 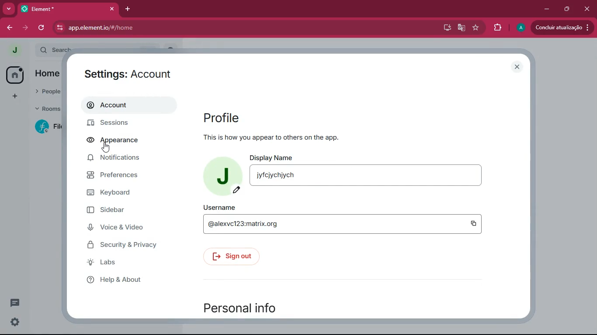 What do you see at coordinates (124, 193) in the screenshot?
I see `keyboard` at bounding box center [124, 193].